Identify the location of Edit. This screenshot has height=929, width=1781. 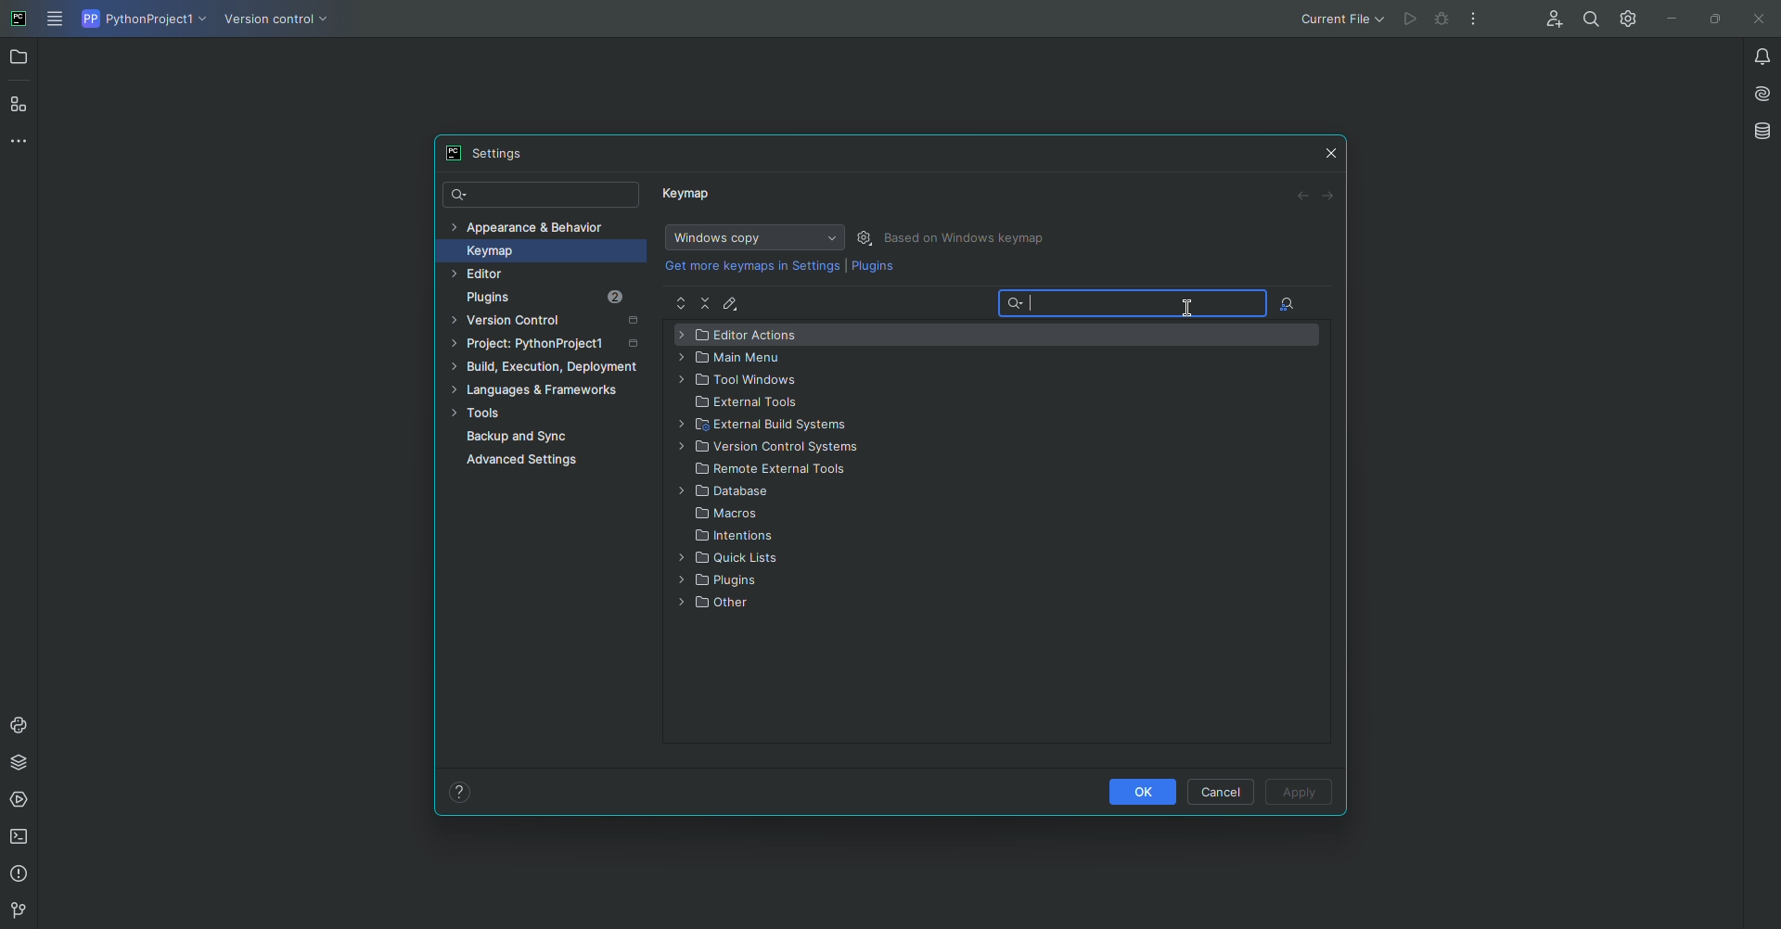
(734, 303).